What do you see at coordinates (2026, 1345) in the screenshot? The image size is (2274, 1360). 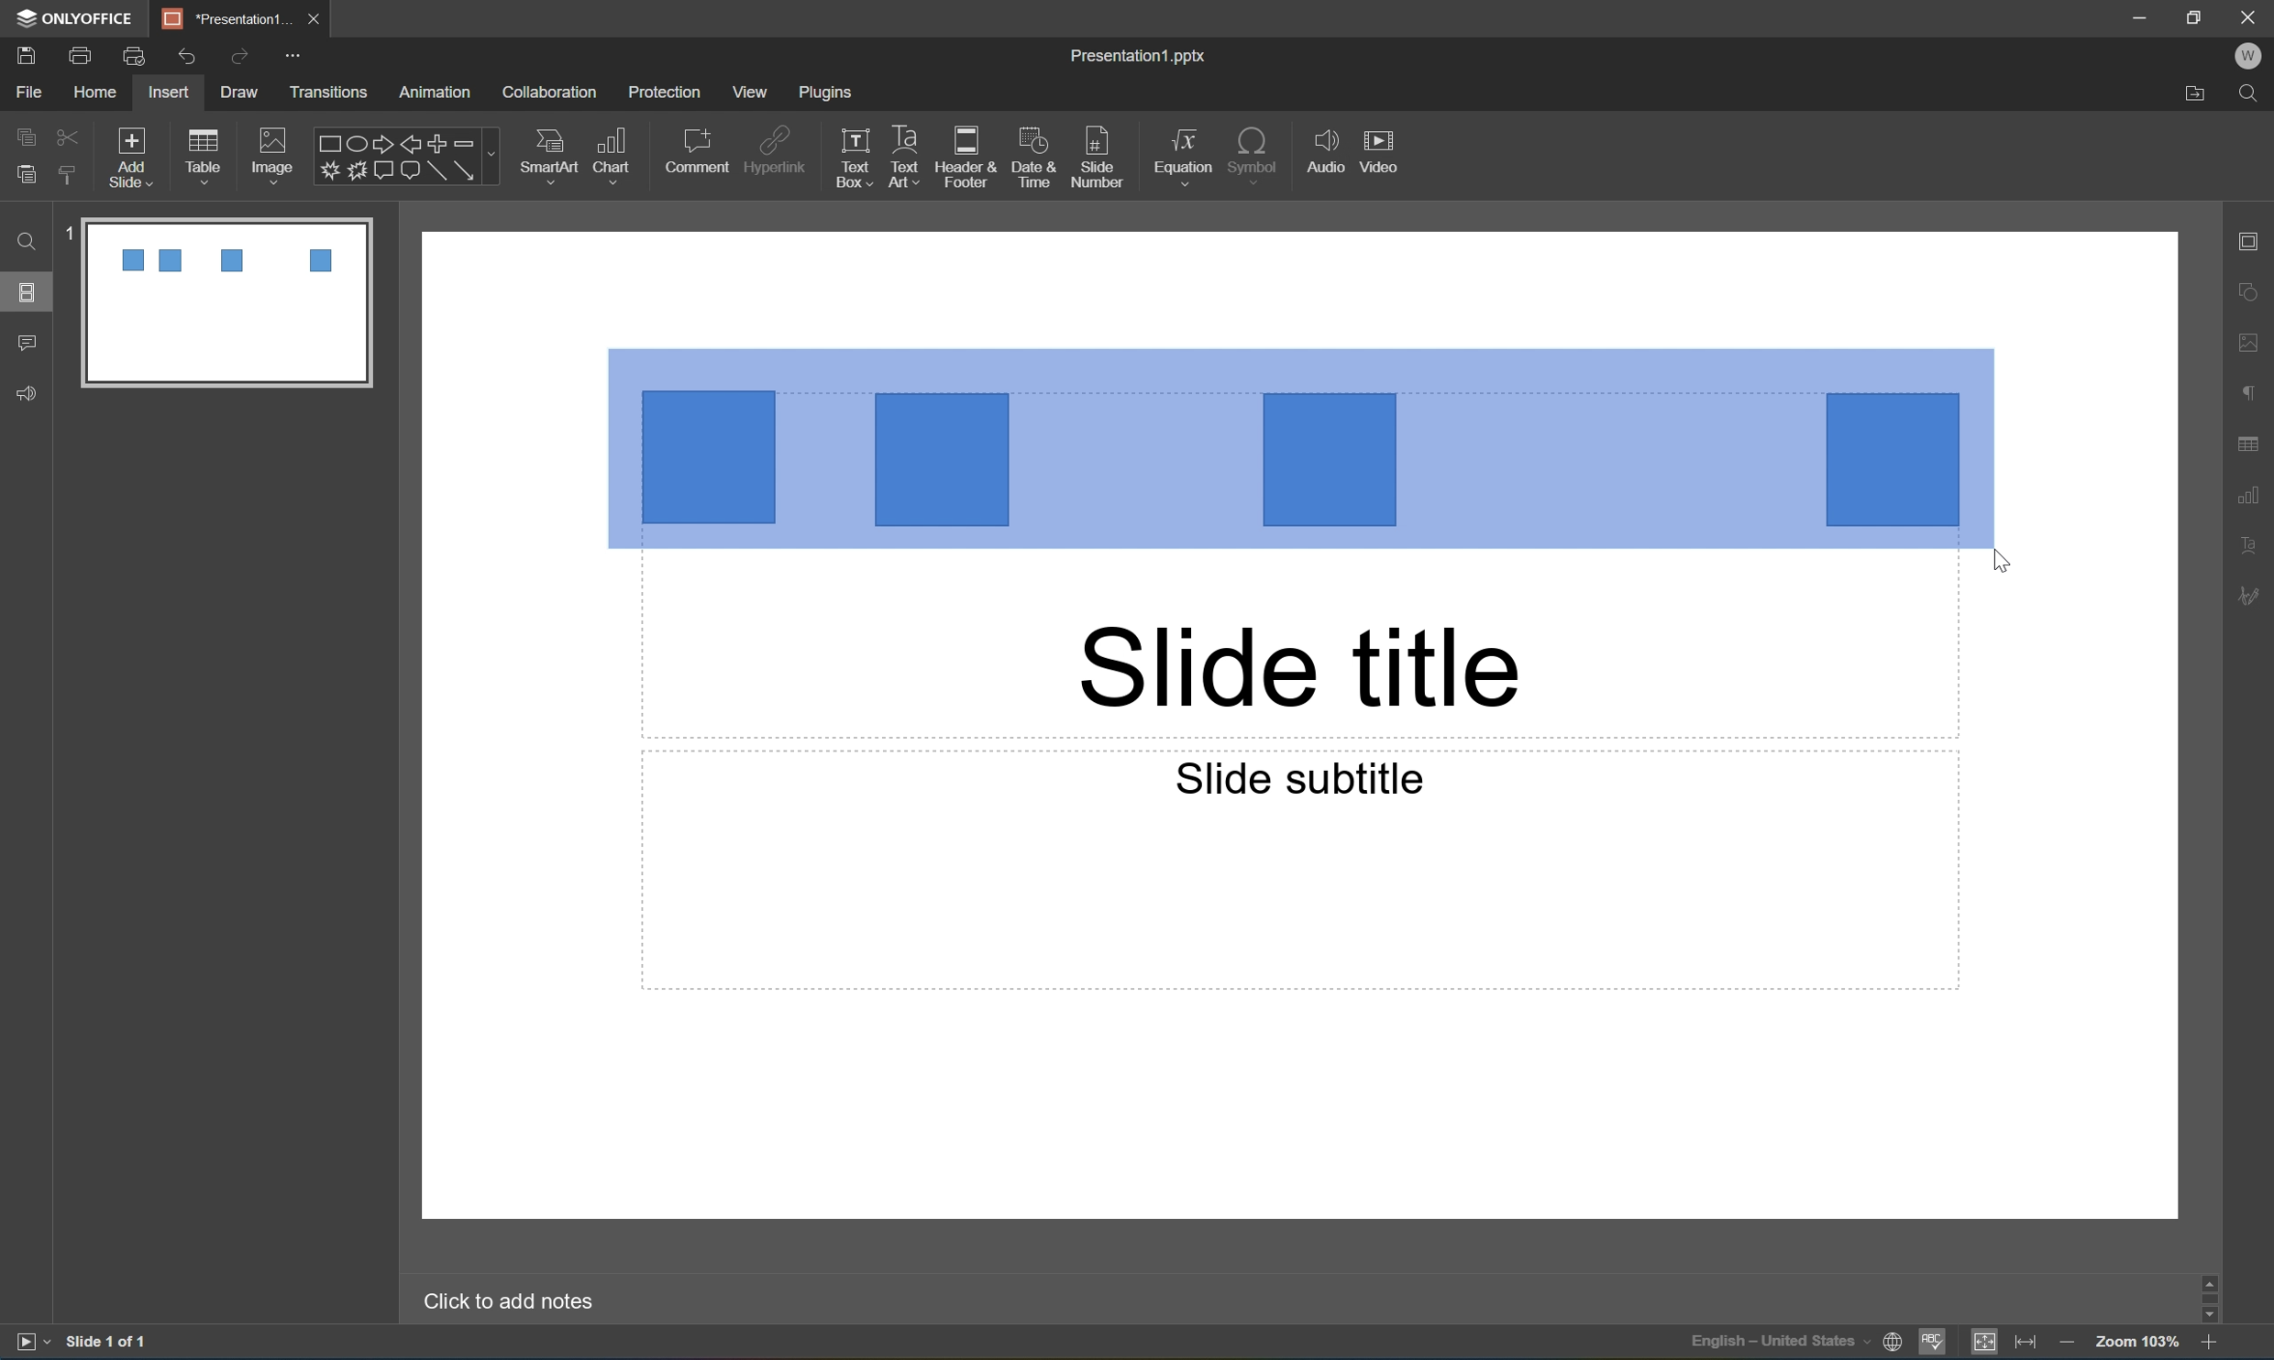 I see `fit to width` at bounding box center [2026, 1345].